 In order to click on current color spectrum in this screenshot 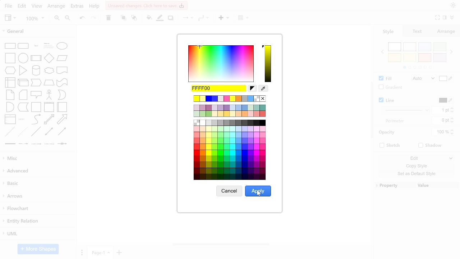, I will do `click(267, 63)`.